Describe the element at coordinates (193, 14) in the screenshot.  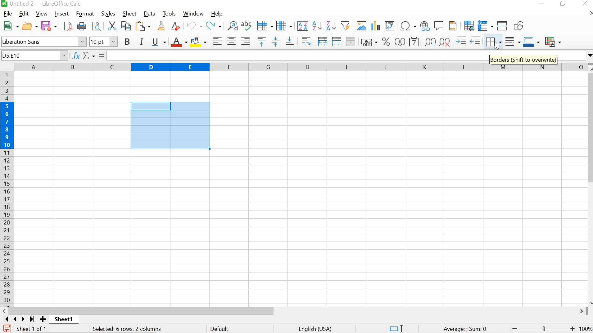
I see `WINDOW` at that location.